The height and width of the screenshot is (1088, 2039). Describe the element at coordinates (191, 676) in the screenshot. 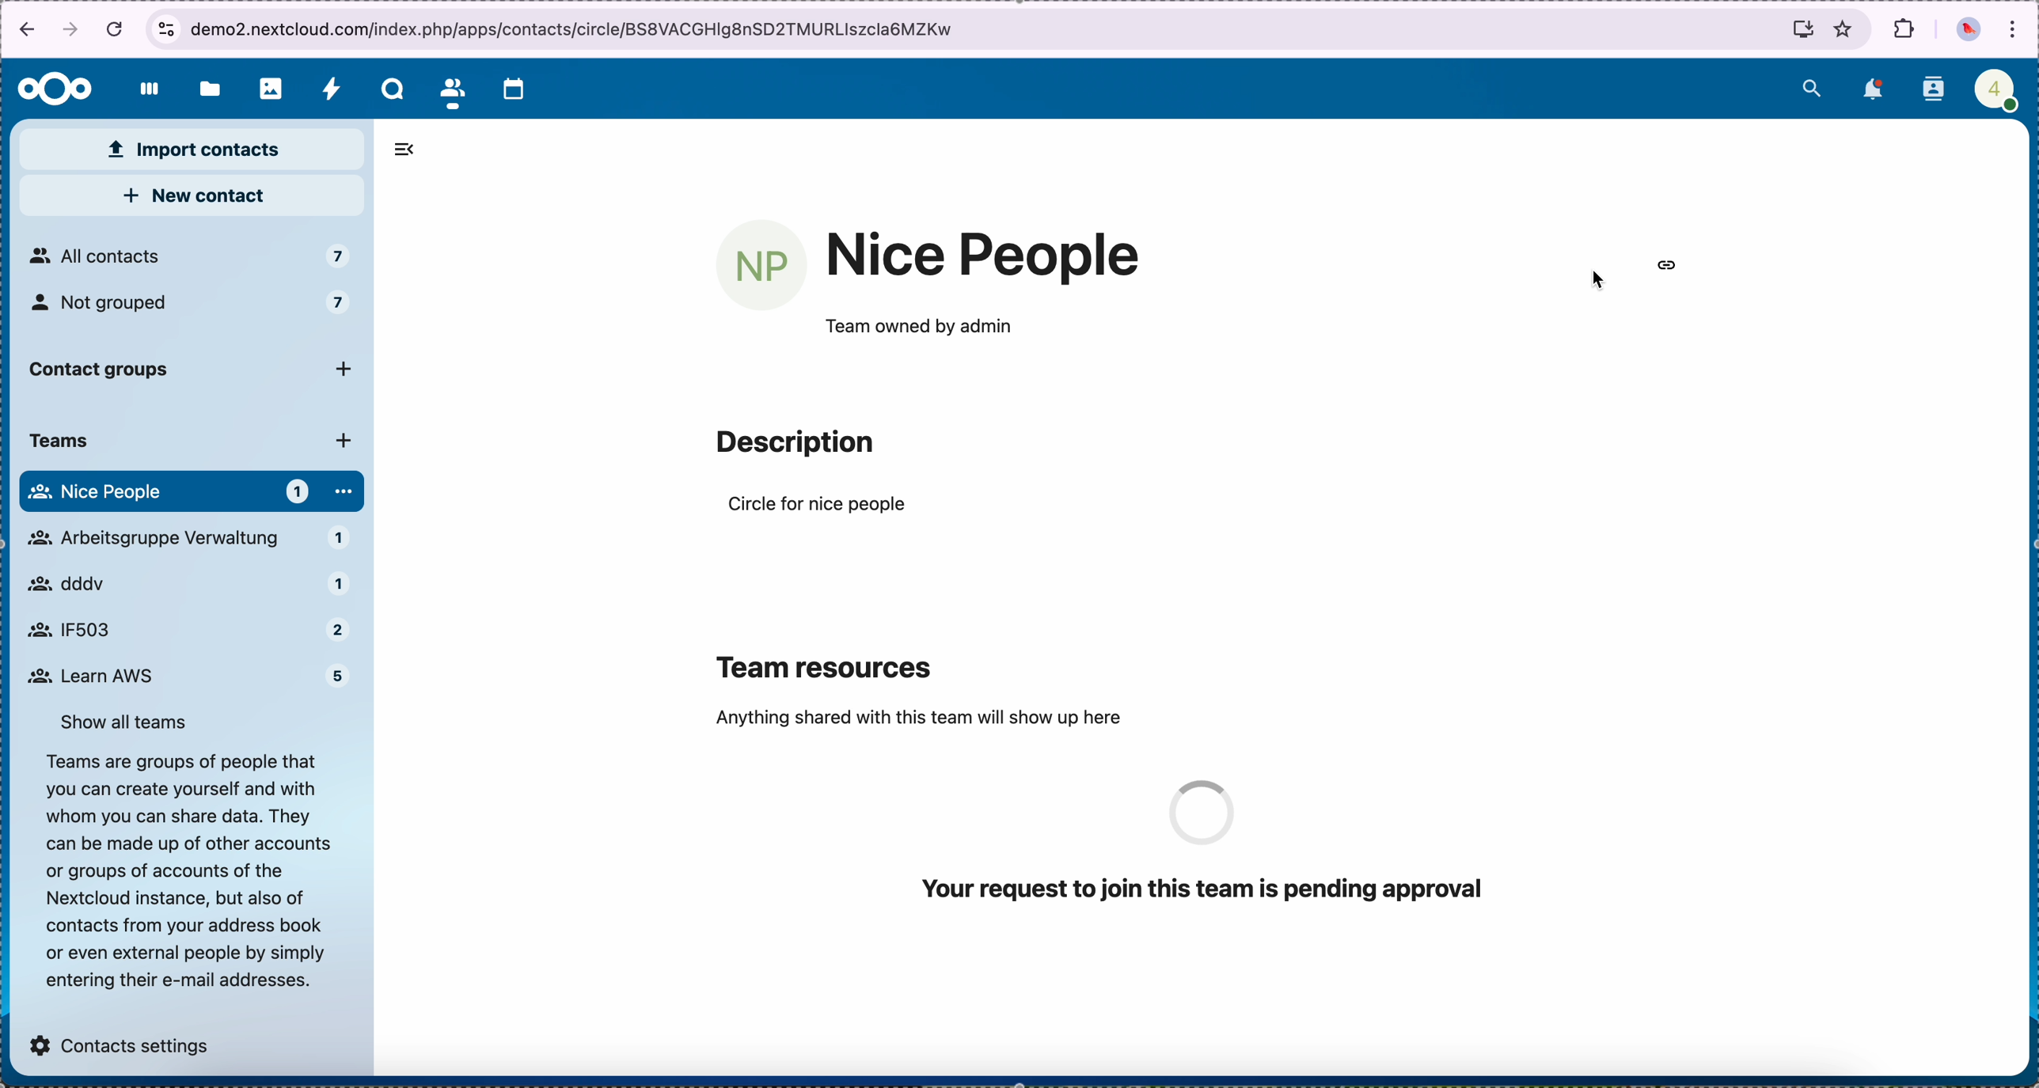

I see `nice people team` at that location.